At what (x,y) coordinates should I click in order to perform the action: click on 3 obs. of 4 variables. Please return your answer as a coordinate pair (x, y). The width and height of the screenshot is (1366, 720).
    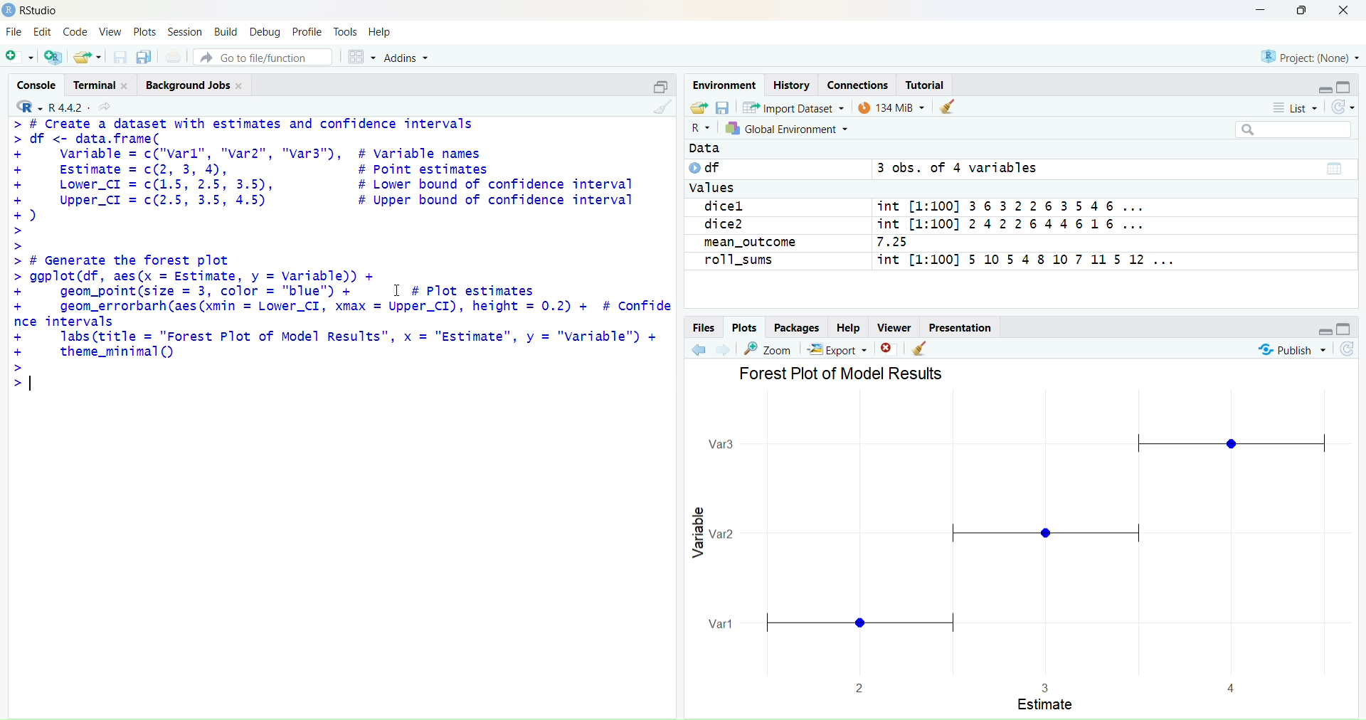
    Looking at the image, I should click on (963, 168).